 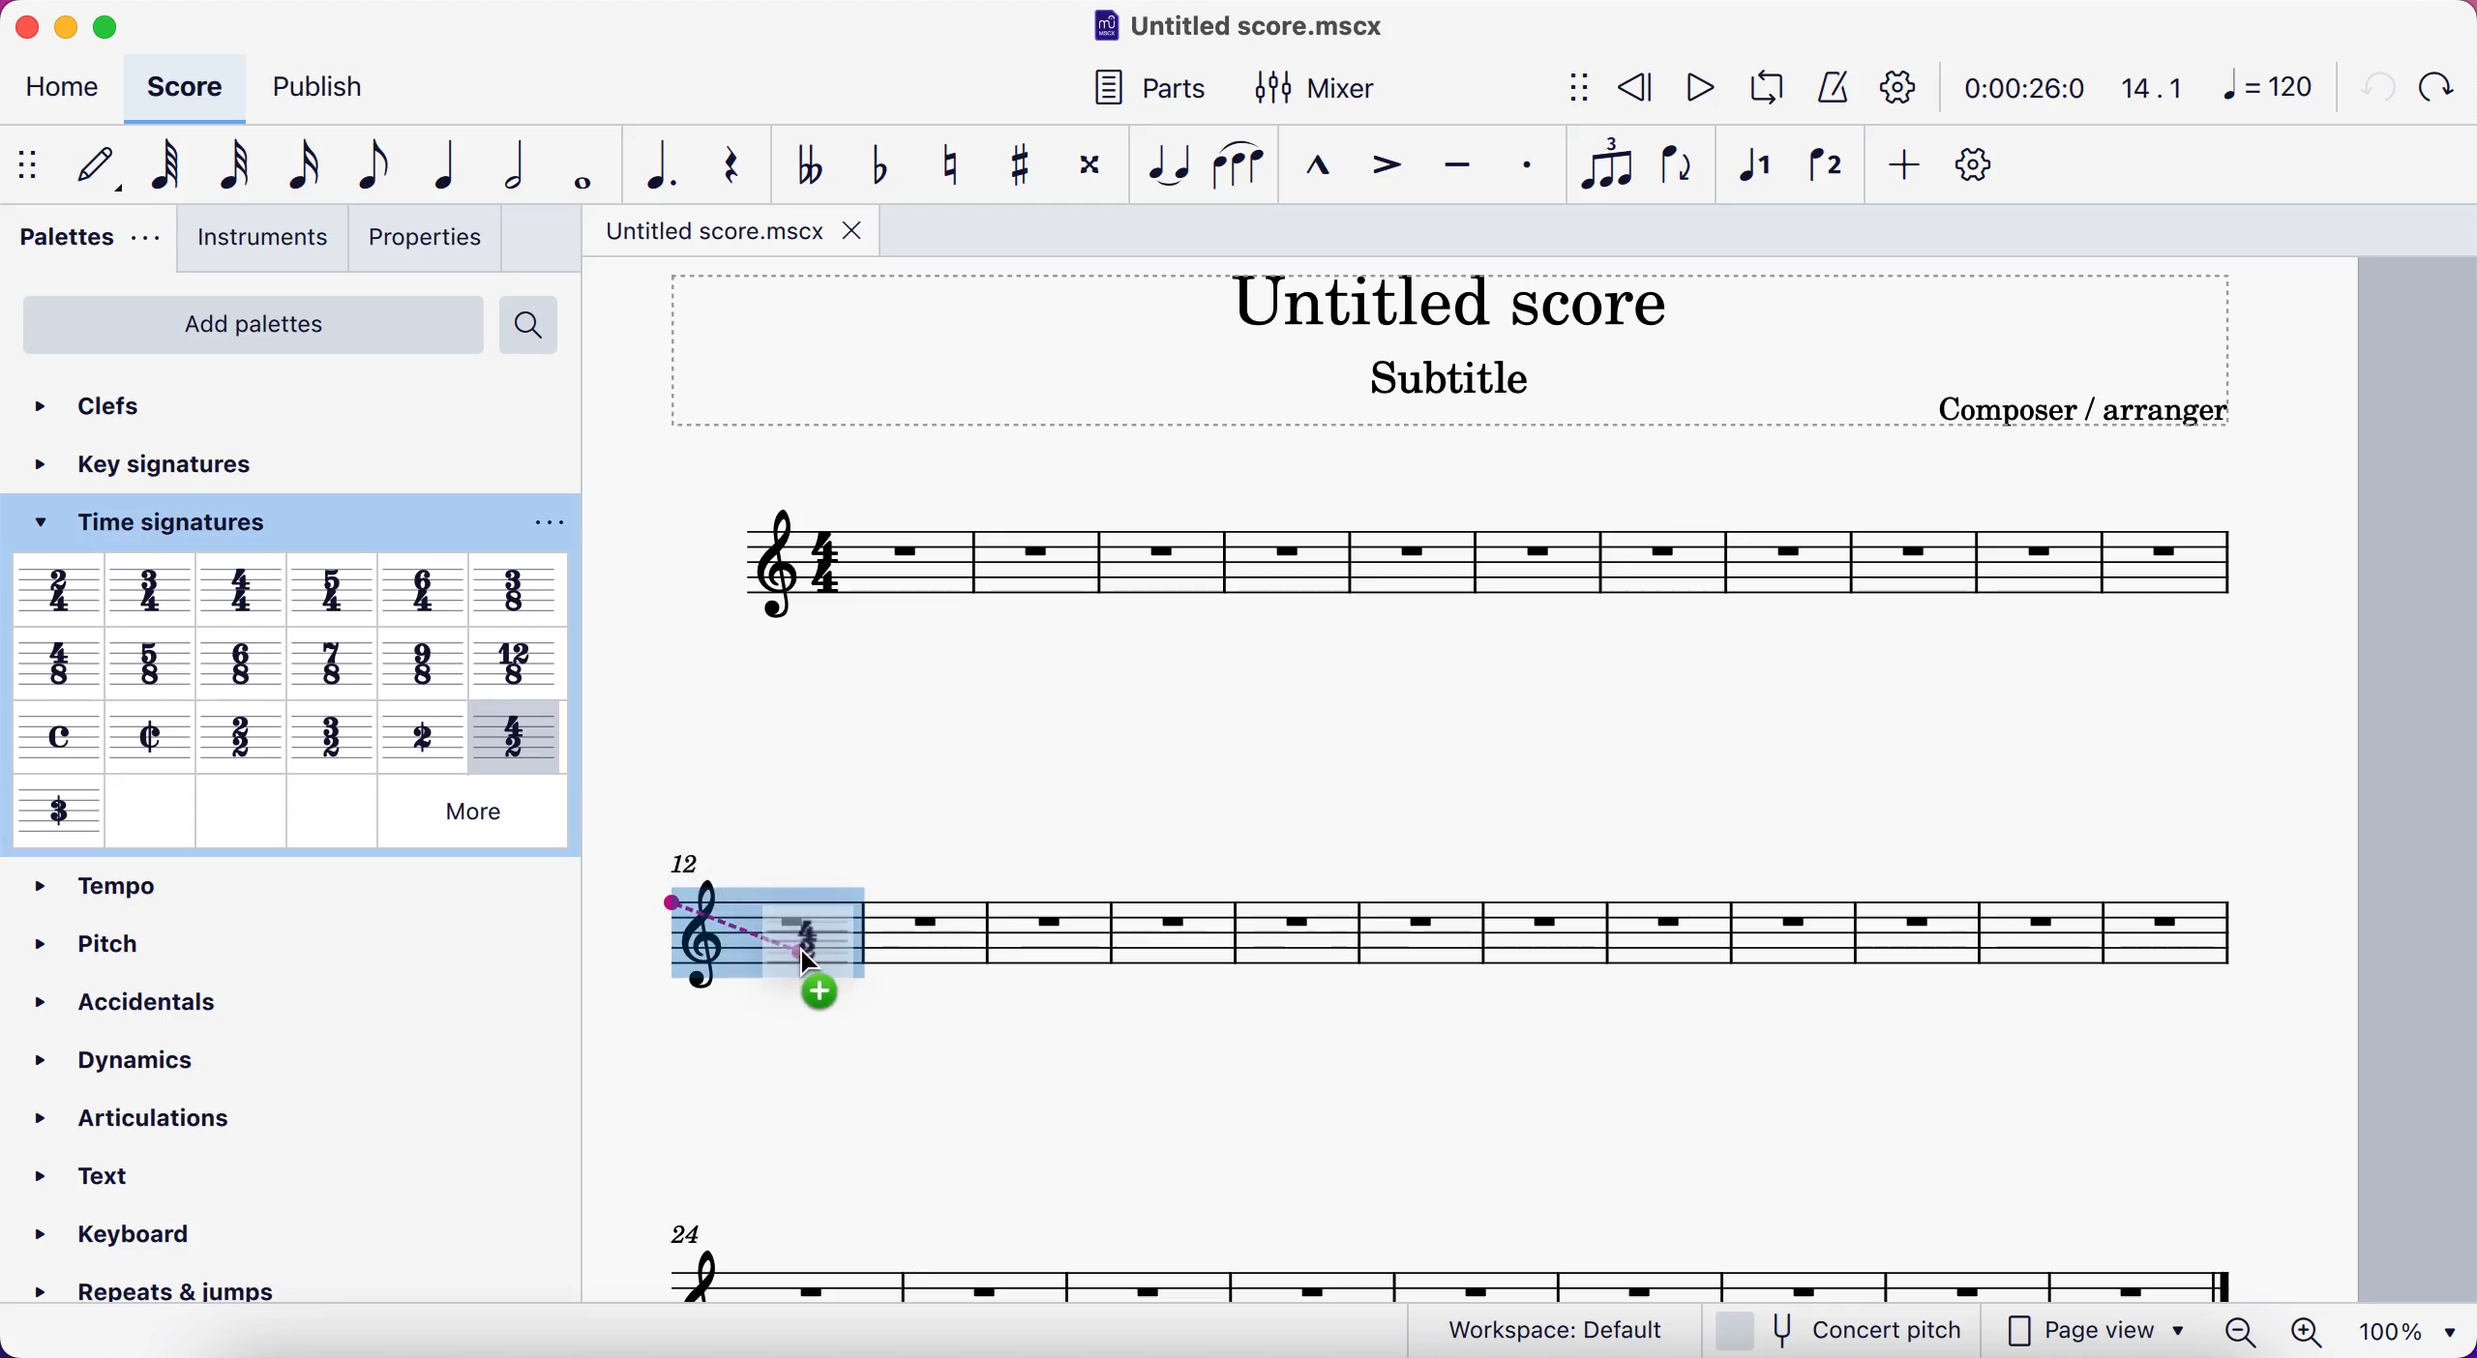 I want to click on toggle flat, so click(x=872, y=162).